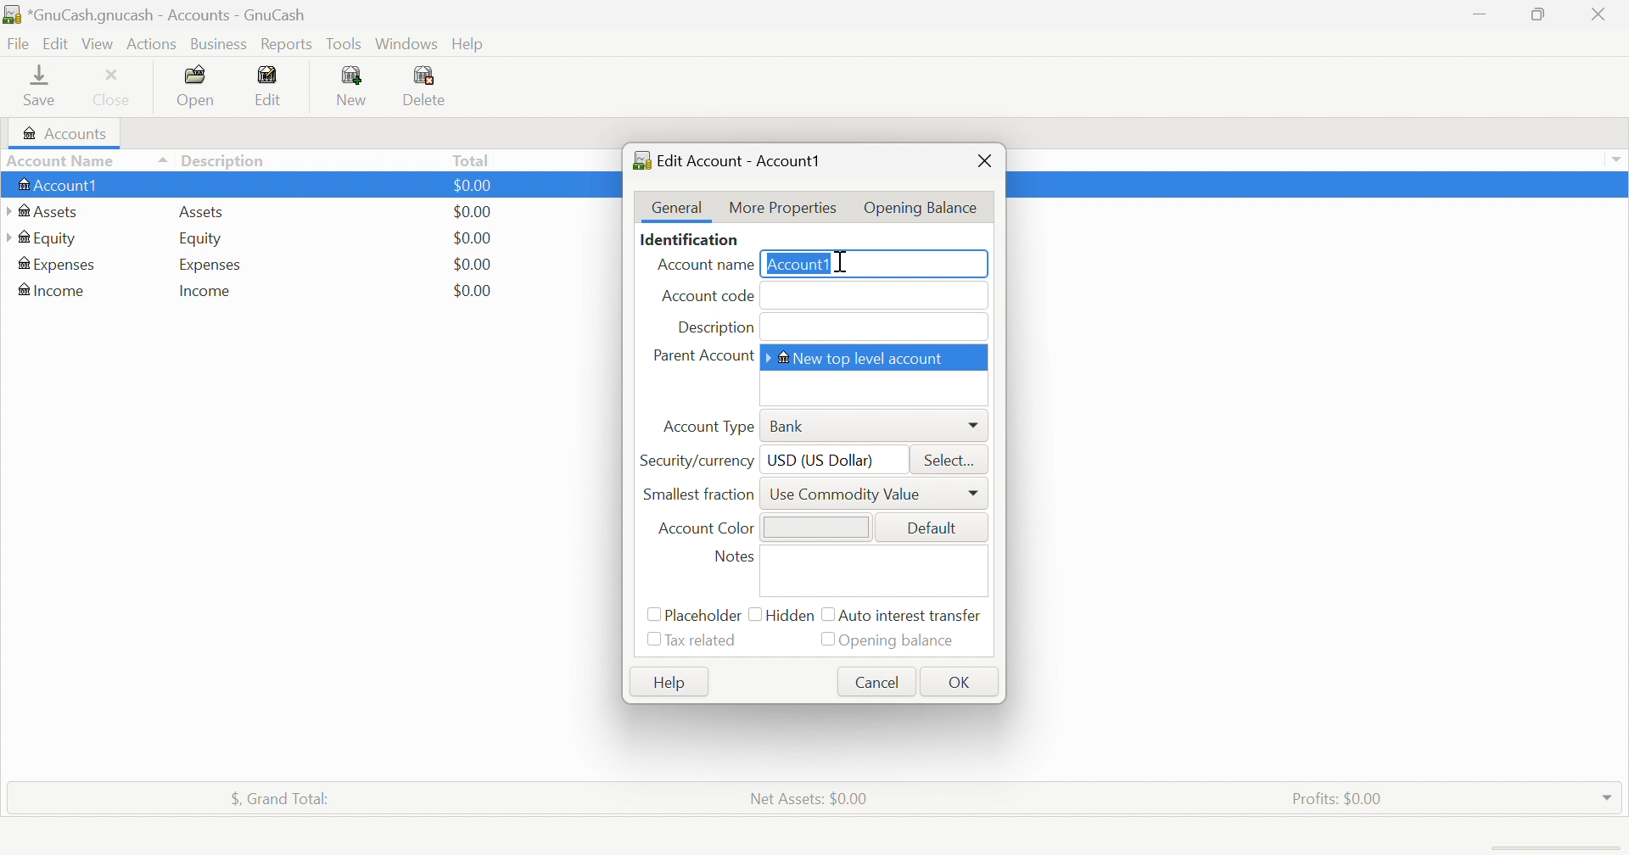  I want to click on Drop Down, so click(1606, 796).